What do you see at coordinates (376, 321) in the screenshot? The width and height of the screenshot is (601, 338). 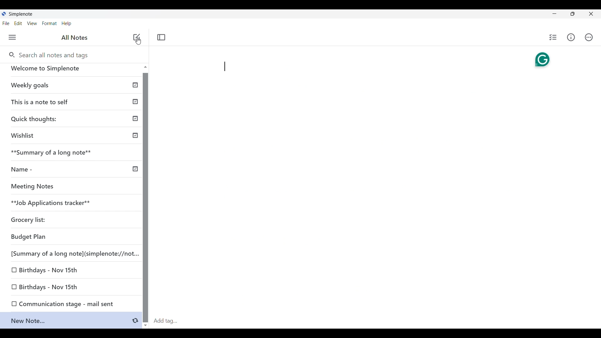 I see `Click to type in tags` at bounding box center [376, 321].